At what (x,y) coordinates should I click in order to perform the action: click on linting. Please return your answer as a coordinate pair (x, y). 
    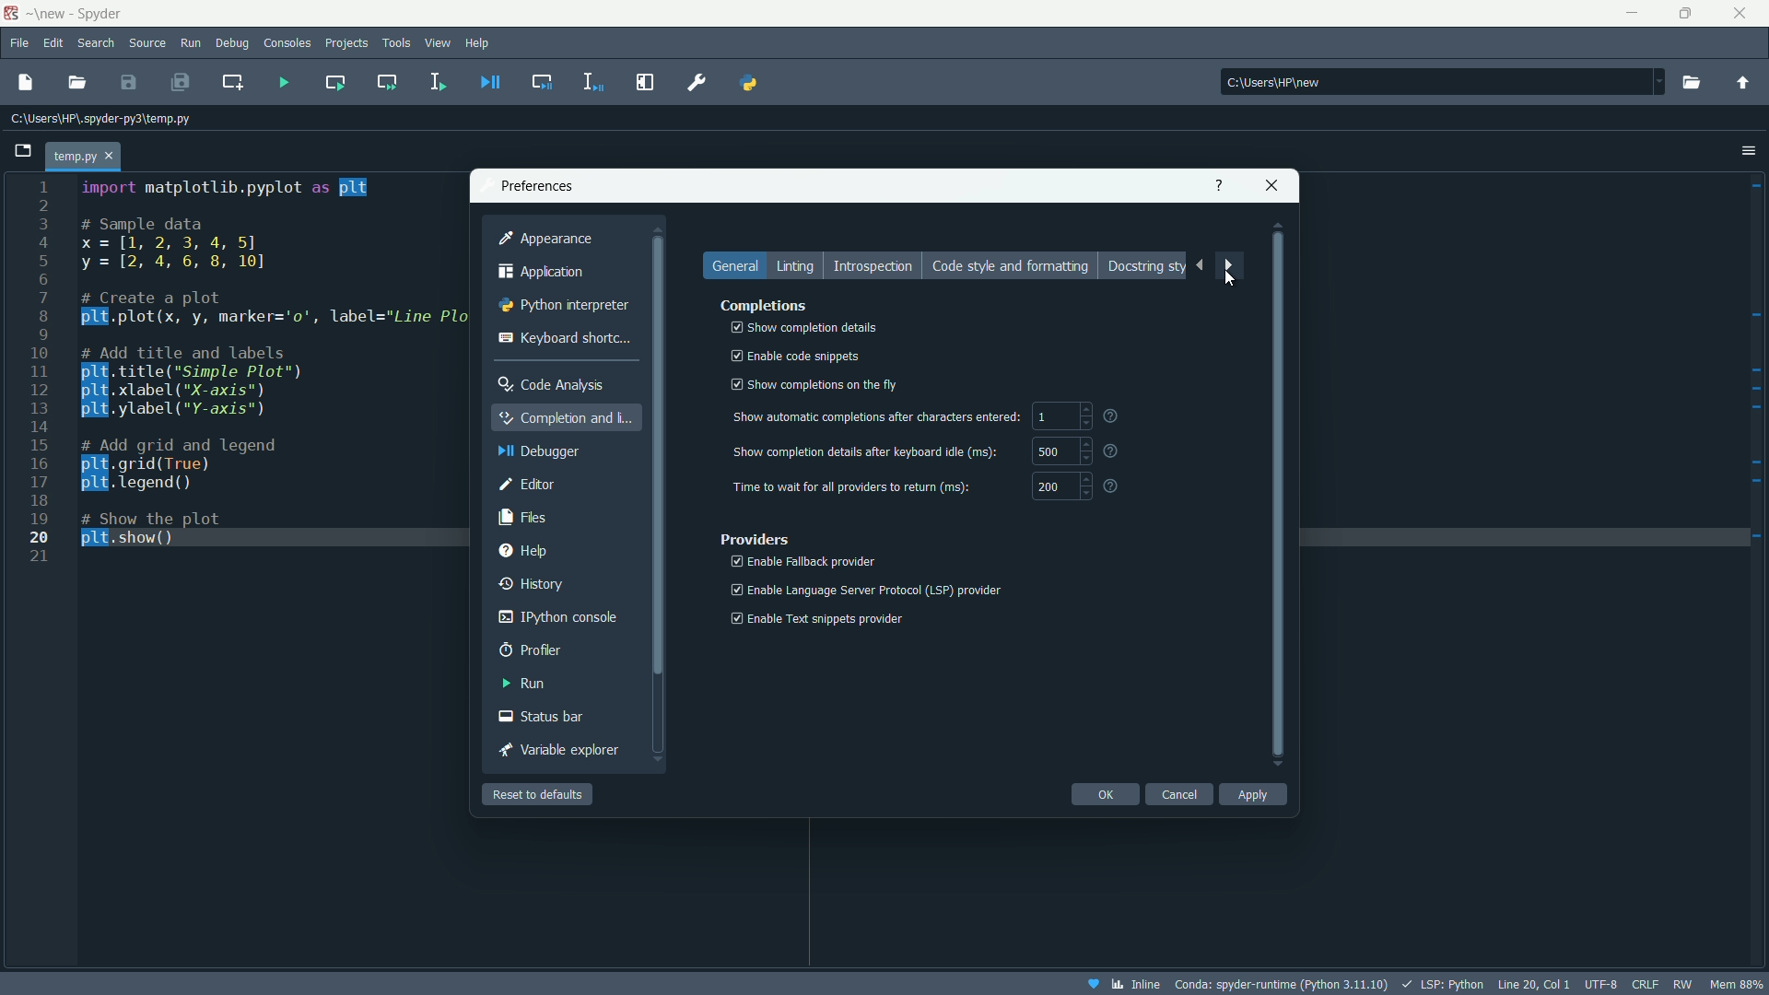
    Looking at the image, I should click on (798, 268).